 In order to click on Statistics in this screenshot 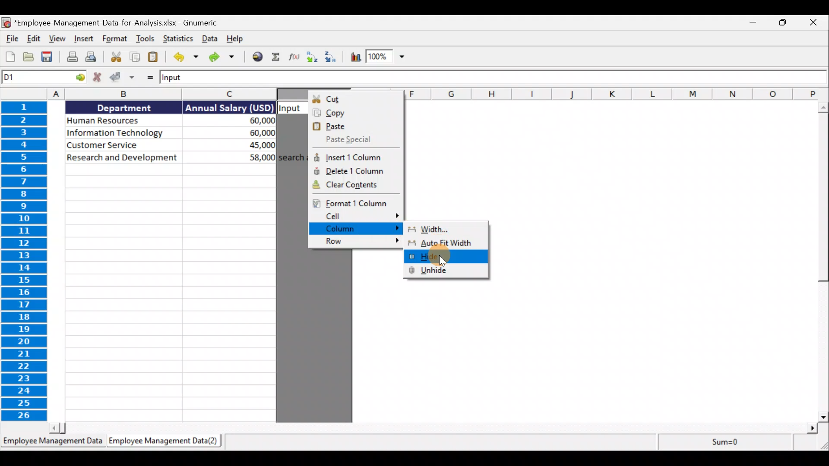, I will do `click(743, 444)`.